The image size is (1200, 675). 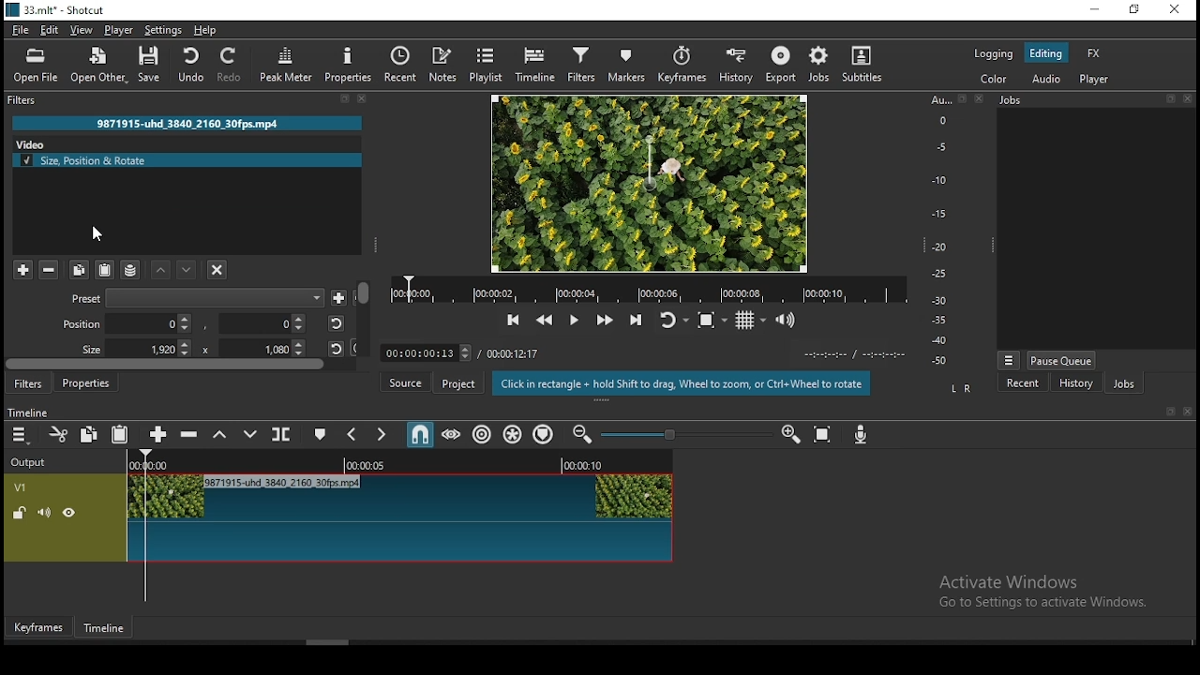 I want to click on mouse pointer, so click(x=90, y=231).